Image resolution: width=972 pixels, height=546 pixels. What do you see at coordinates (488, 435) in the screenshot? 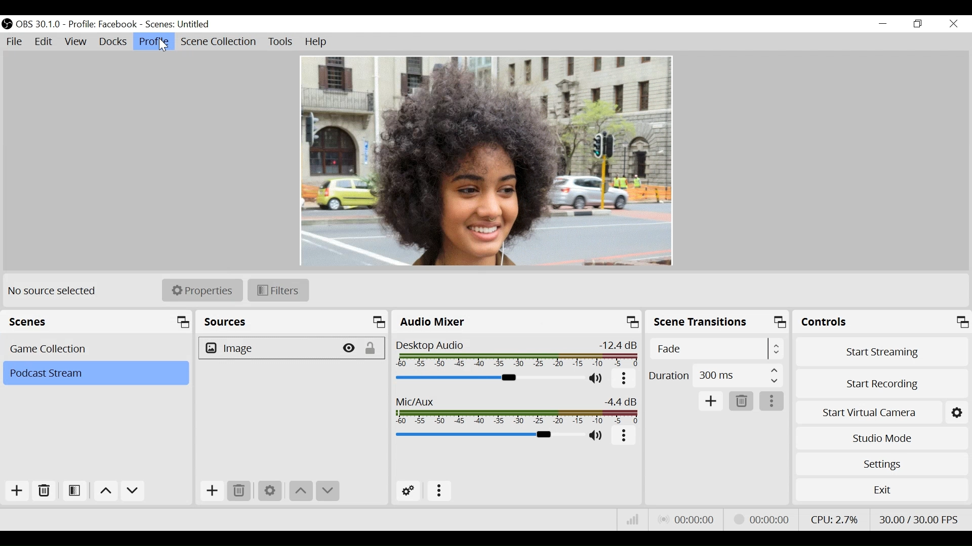
I see `Mic Slider` at bounding box center [488, 435].